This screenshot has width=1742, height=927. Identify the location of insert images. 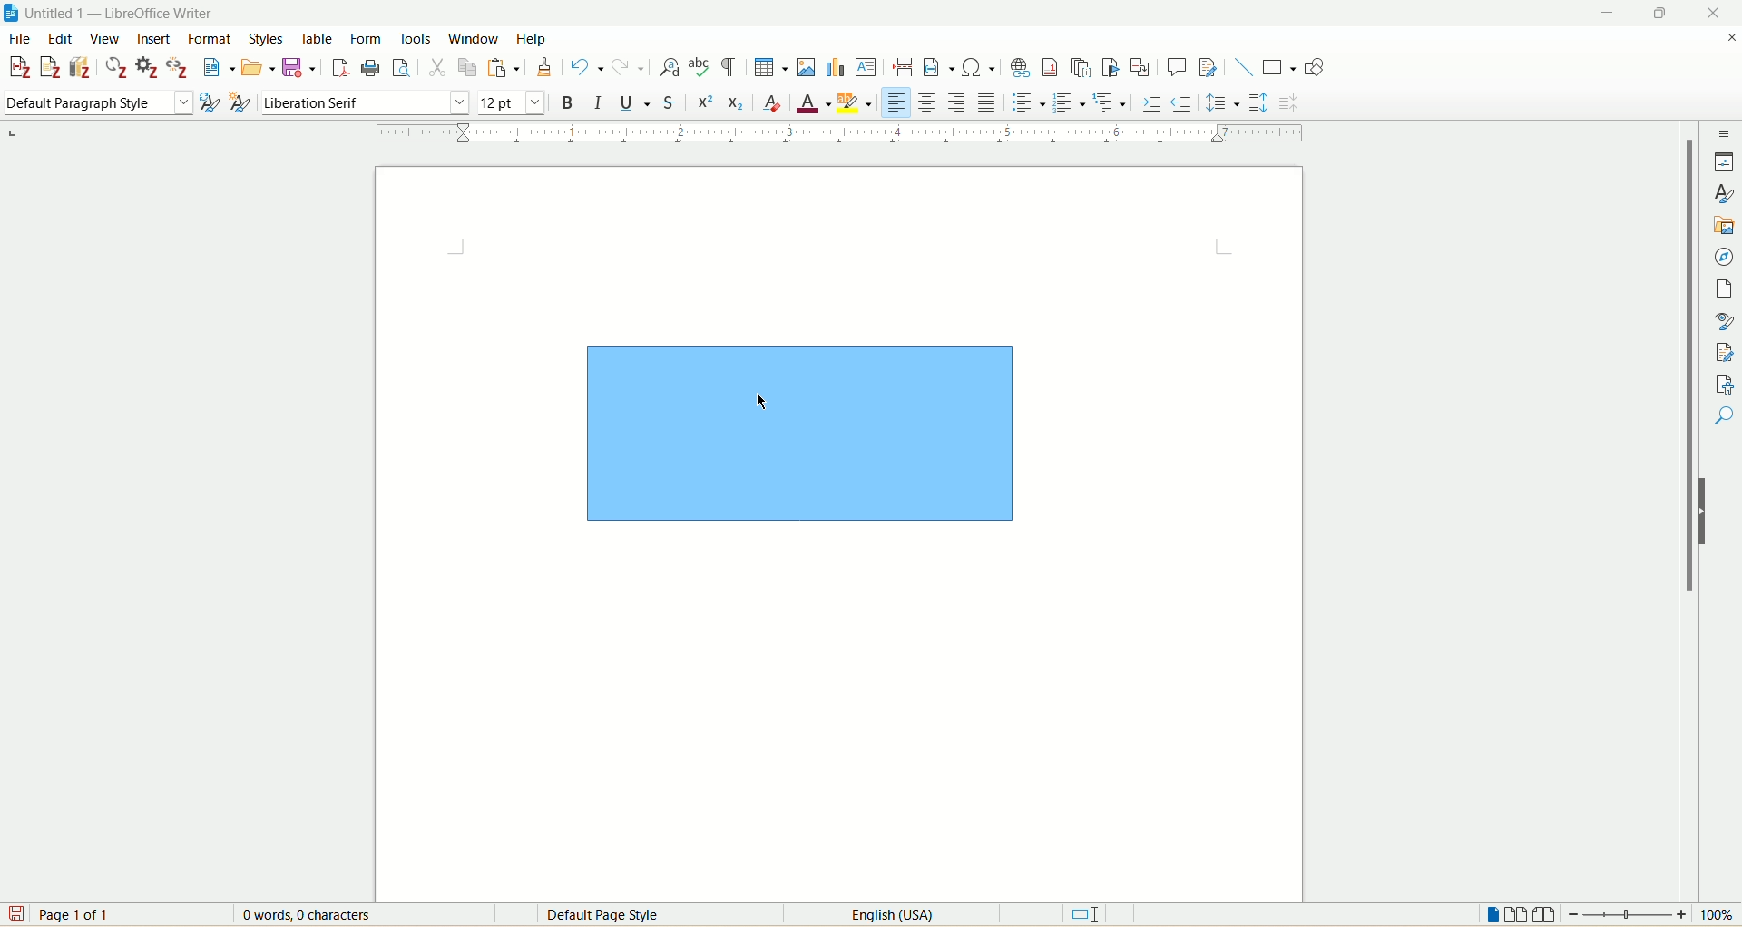
(807, 67).